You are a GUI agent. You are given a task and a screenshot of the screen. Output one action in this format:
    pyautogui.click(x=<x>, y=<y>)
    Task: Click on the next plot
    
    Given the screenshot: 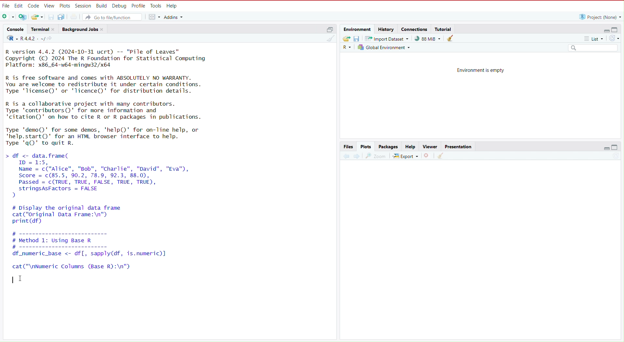 What is the action you would take?
    pyautogui.click(x=355, y=156)
    